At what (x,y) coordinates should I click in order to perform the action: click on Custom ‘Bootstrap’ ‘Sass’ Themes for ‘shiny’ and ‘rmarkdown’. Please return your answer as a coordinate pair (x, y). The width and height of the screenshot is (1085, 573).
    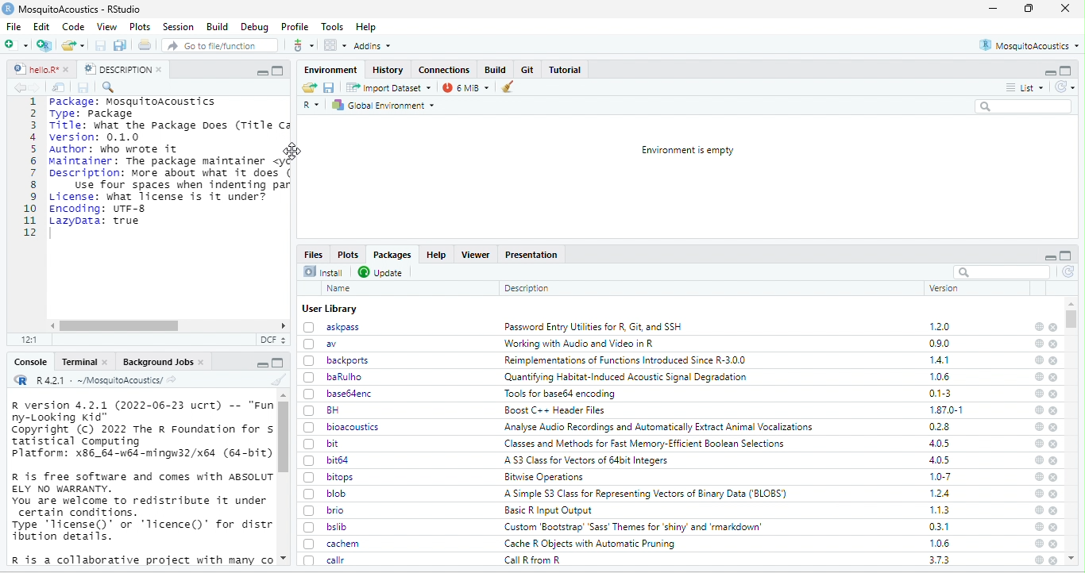
    Looking at the image, I should click on (636, 526).